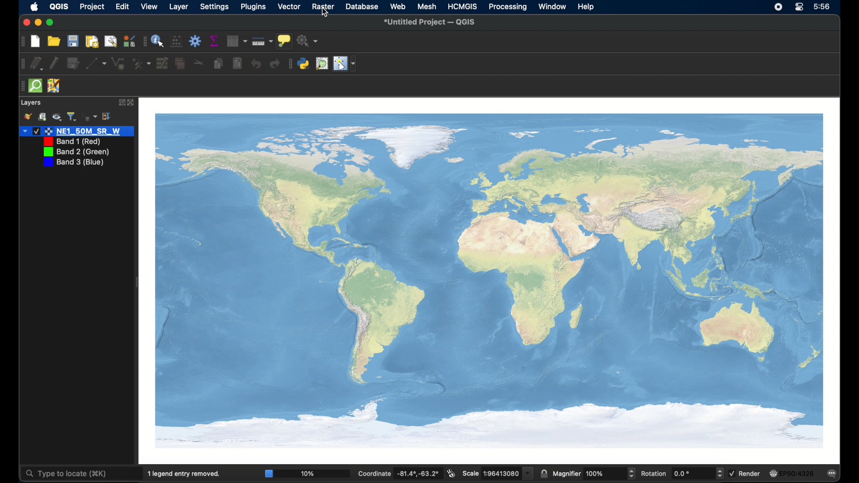 The width and height of the screenshot is (859, 483). I want to click on control center, so click(800, 8).